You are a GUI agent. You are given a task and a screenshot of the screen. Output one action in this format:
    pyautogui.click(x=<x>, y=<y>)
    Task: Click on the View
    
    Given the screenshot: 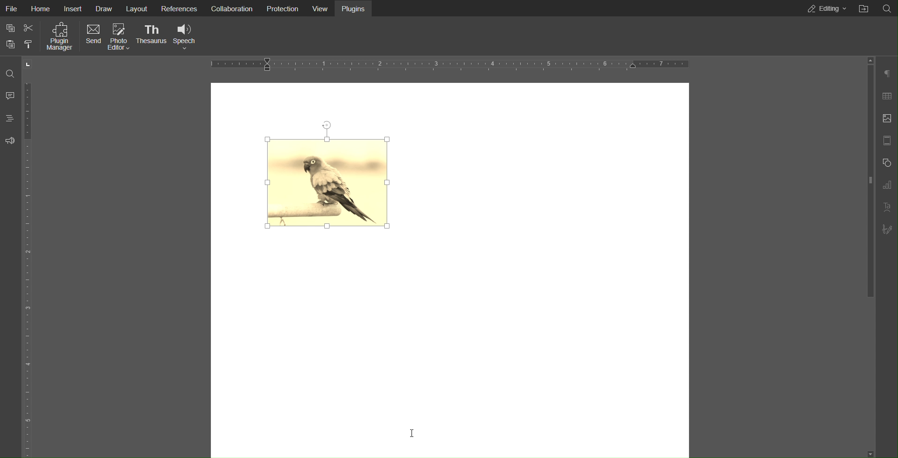 What is the action you would take?
    pyautogui.click(x=319, y=8)
    